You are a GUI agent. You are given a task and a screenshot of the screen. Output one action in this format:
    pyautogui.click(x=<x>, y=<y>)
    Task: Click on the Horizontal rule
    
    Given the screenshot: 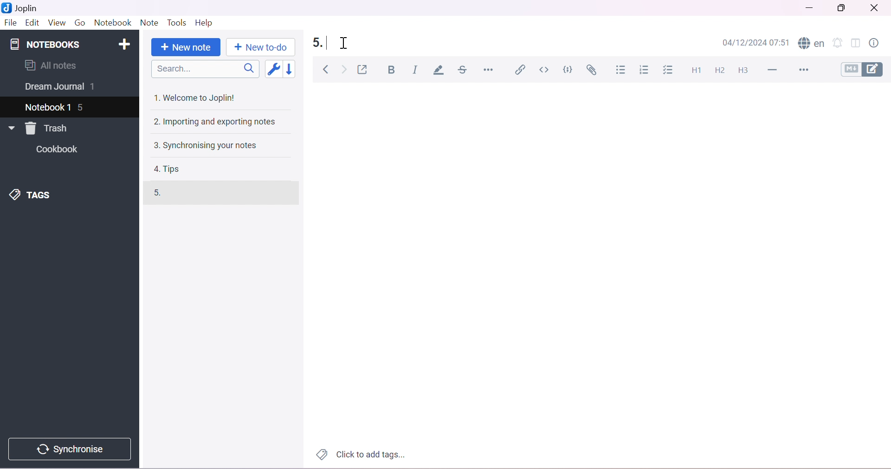 What is the action you would take?
    pyautogui.click(x=488, y=69)
    